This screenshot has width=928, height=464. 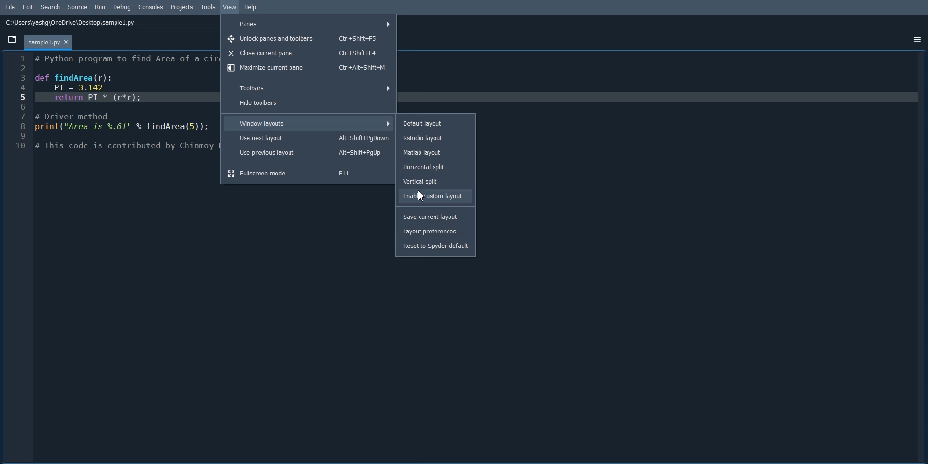 What do you see at coordinates (19, 103) in the screenshot?
I see `Line number` at bounding box center [19, 103].